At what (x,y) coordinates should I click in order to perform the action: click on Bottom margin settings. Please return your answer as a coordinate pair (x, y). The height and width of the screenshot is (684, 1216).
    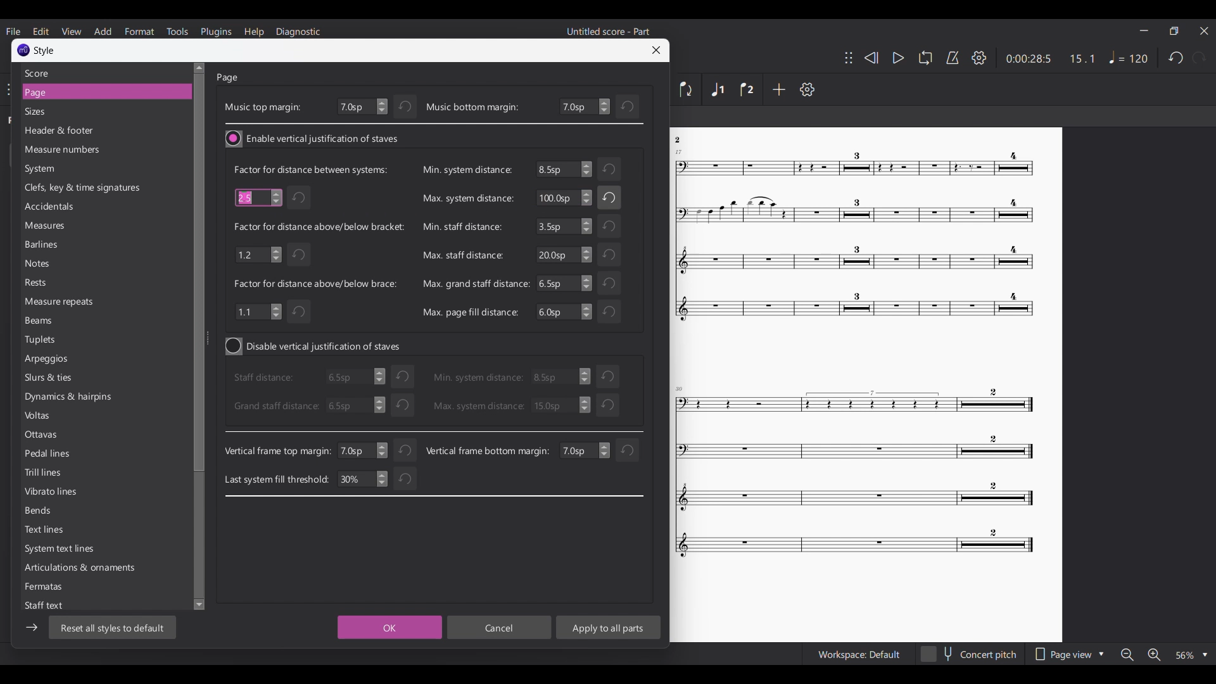
    Looking at the image, I should click on (585, 106).